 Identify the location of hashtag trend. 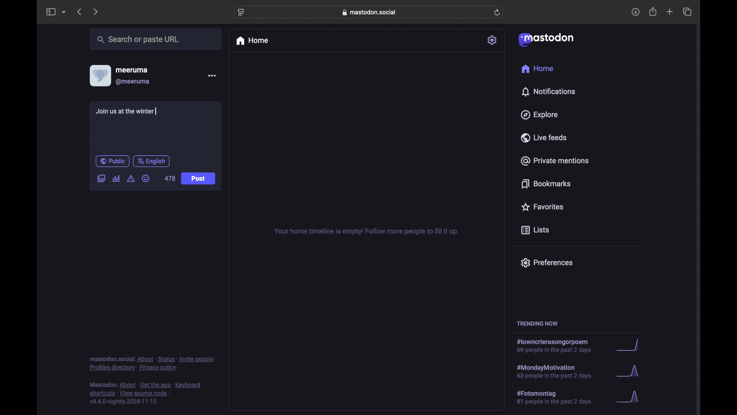
(559, 371).